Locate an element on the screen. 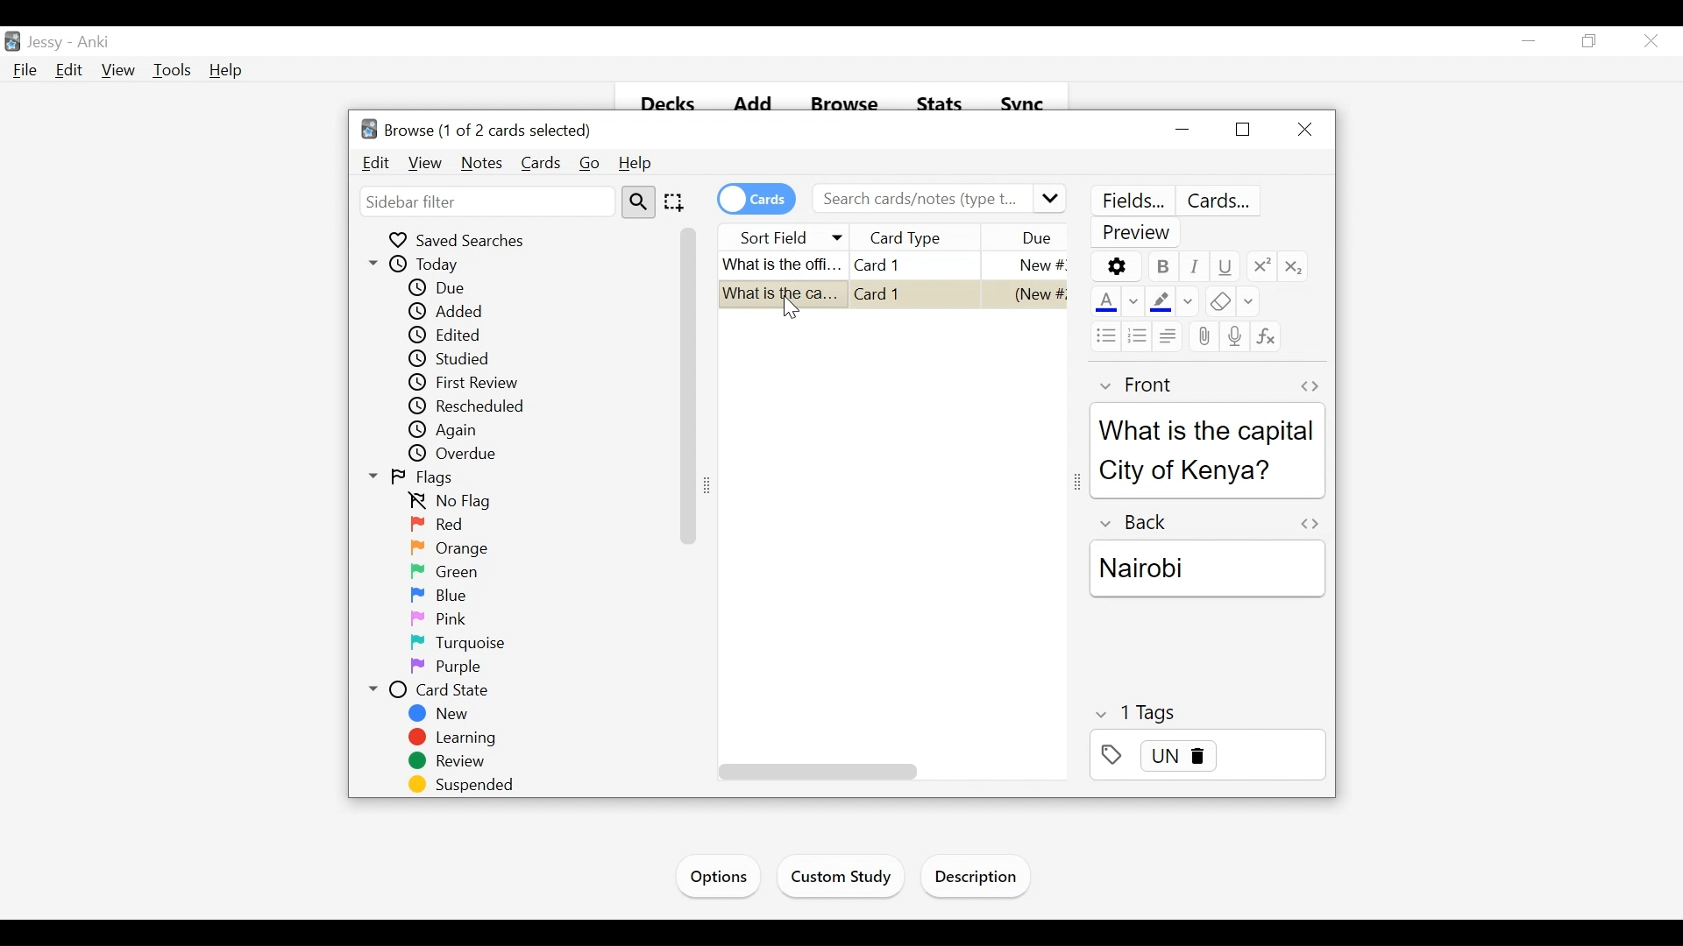 The height and width of the screenshot is (946, 1683). Bold is located at coordinates (1161, 266).